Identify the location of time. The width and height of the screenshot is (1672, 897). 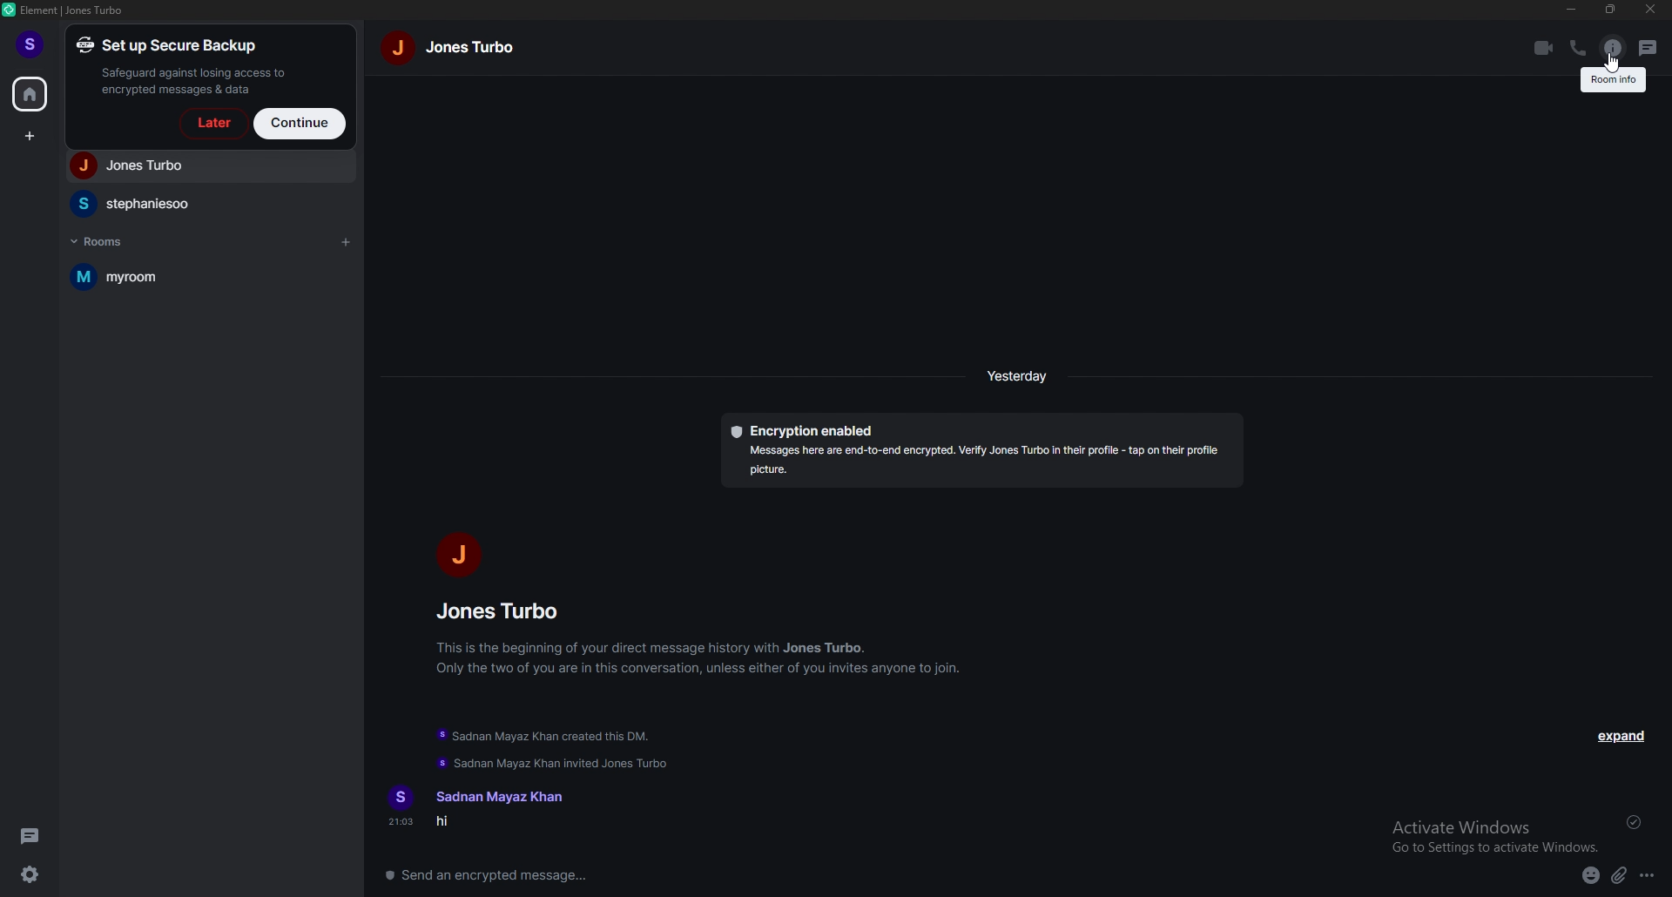
(1017, 374).